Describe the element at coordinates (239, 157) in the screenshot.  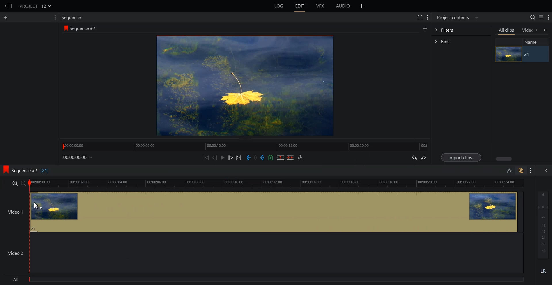
I see `Move Forward` at that location.